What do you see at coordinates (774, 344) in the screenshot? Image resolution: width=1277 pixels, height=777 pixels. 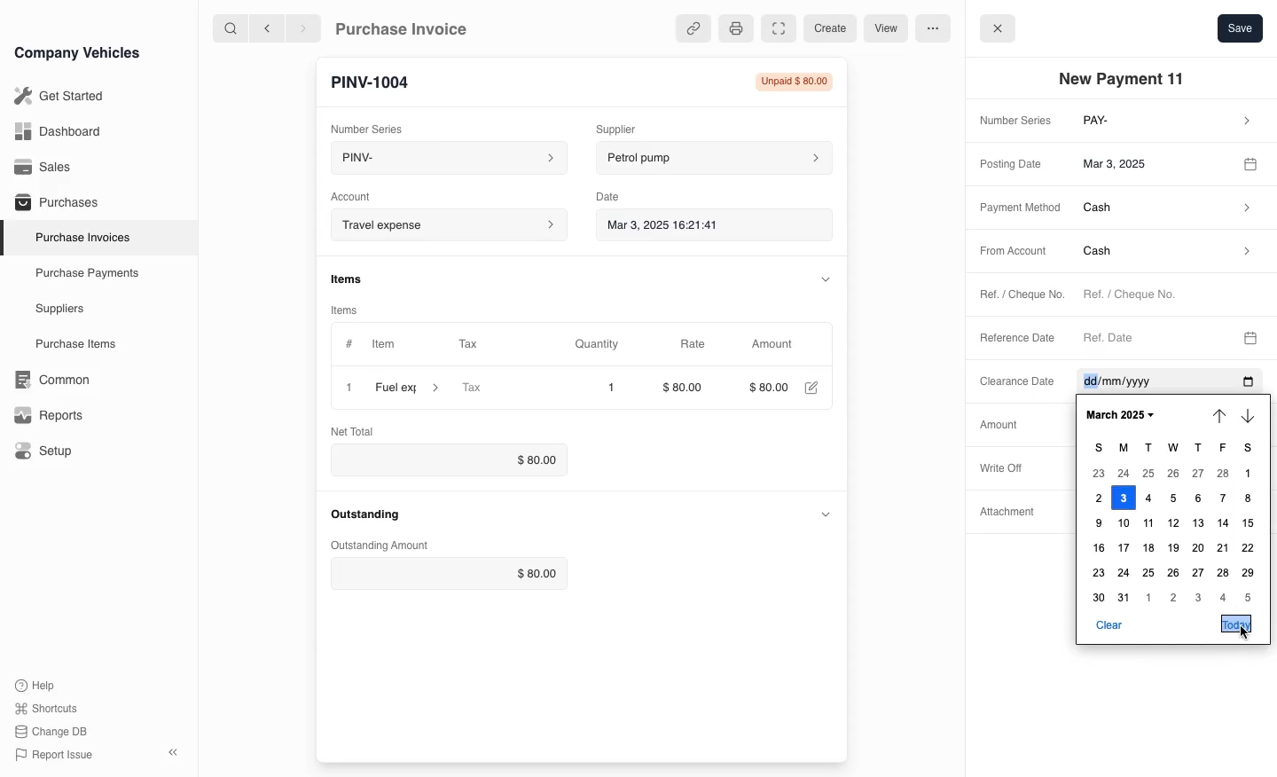 I see `Amount` at bounding box center [774, 344].